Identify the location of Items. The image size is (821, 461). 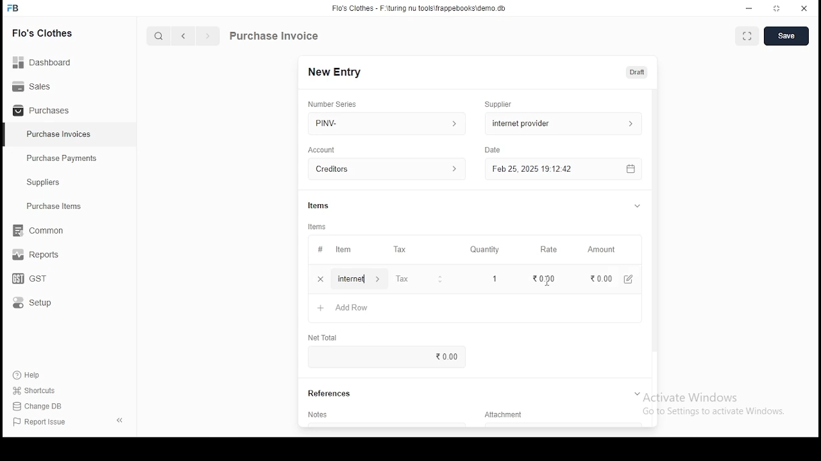
(317, 227).